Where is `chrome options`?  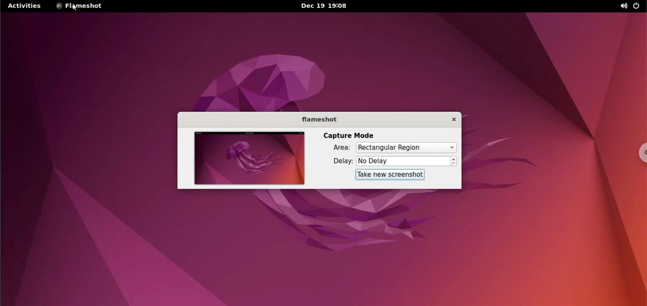
chrome options is located at coordinates (642, 153).